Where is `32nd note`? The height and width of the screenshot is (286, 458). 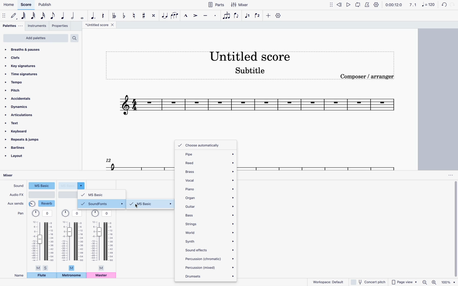 32nd note is located at coordinates (34, 16).